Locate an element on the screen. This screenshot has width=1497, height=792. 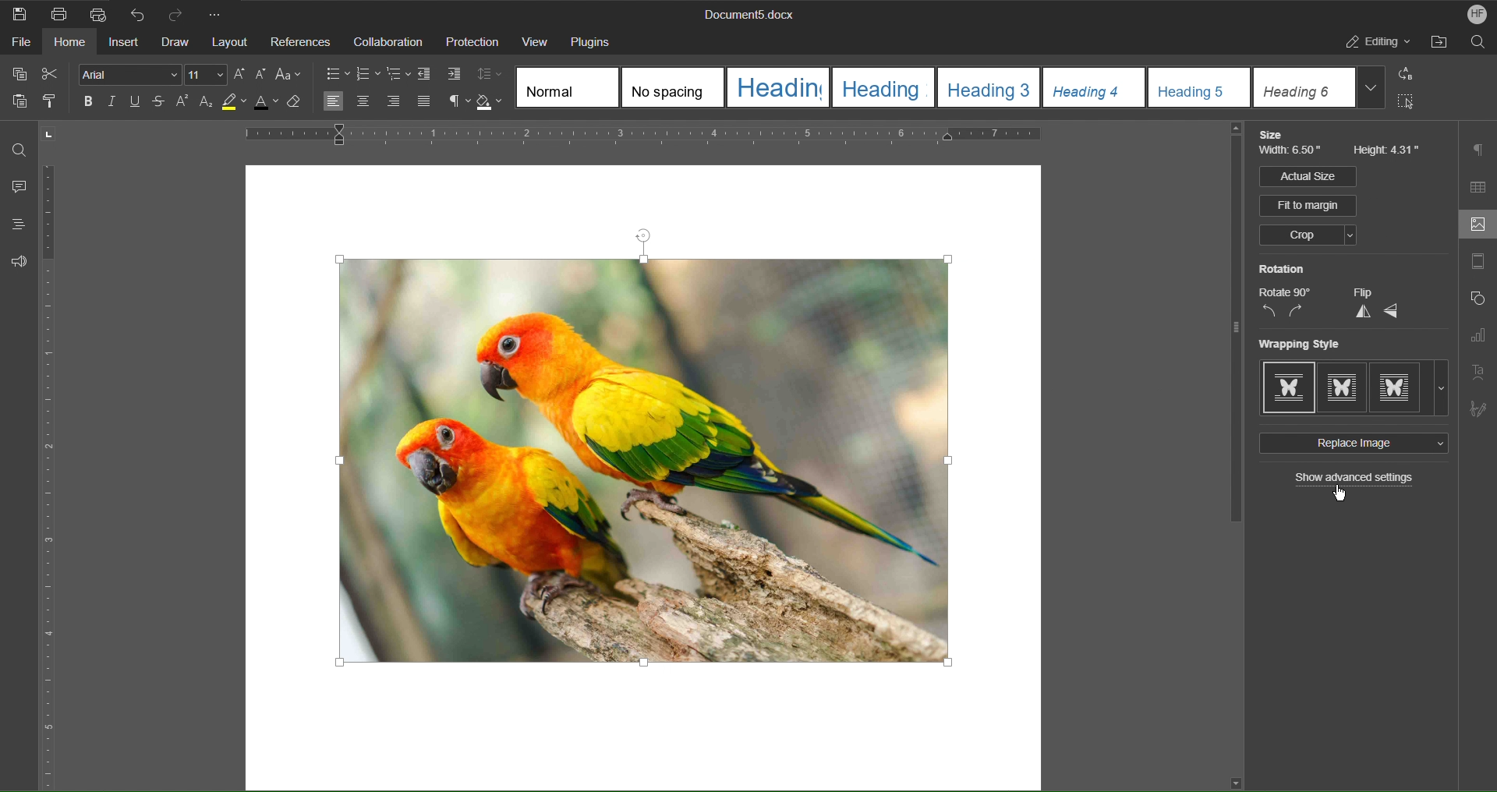
Comment is located at coordinates (16, 188).